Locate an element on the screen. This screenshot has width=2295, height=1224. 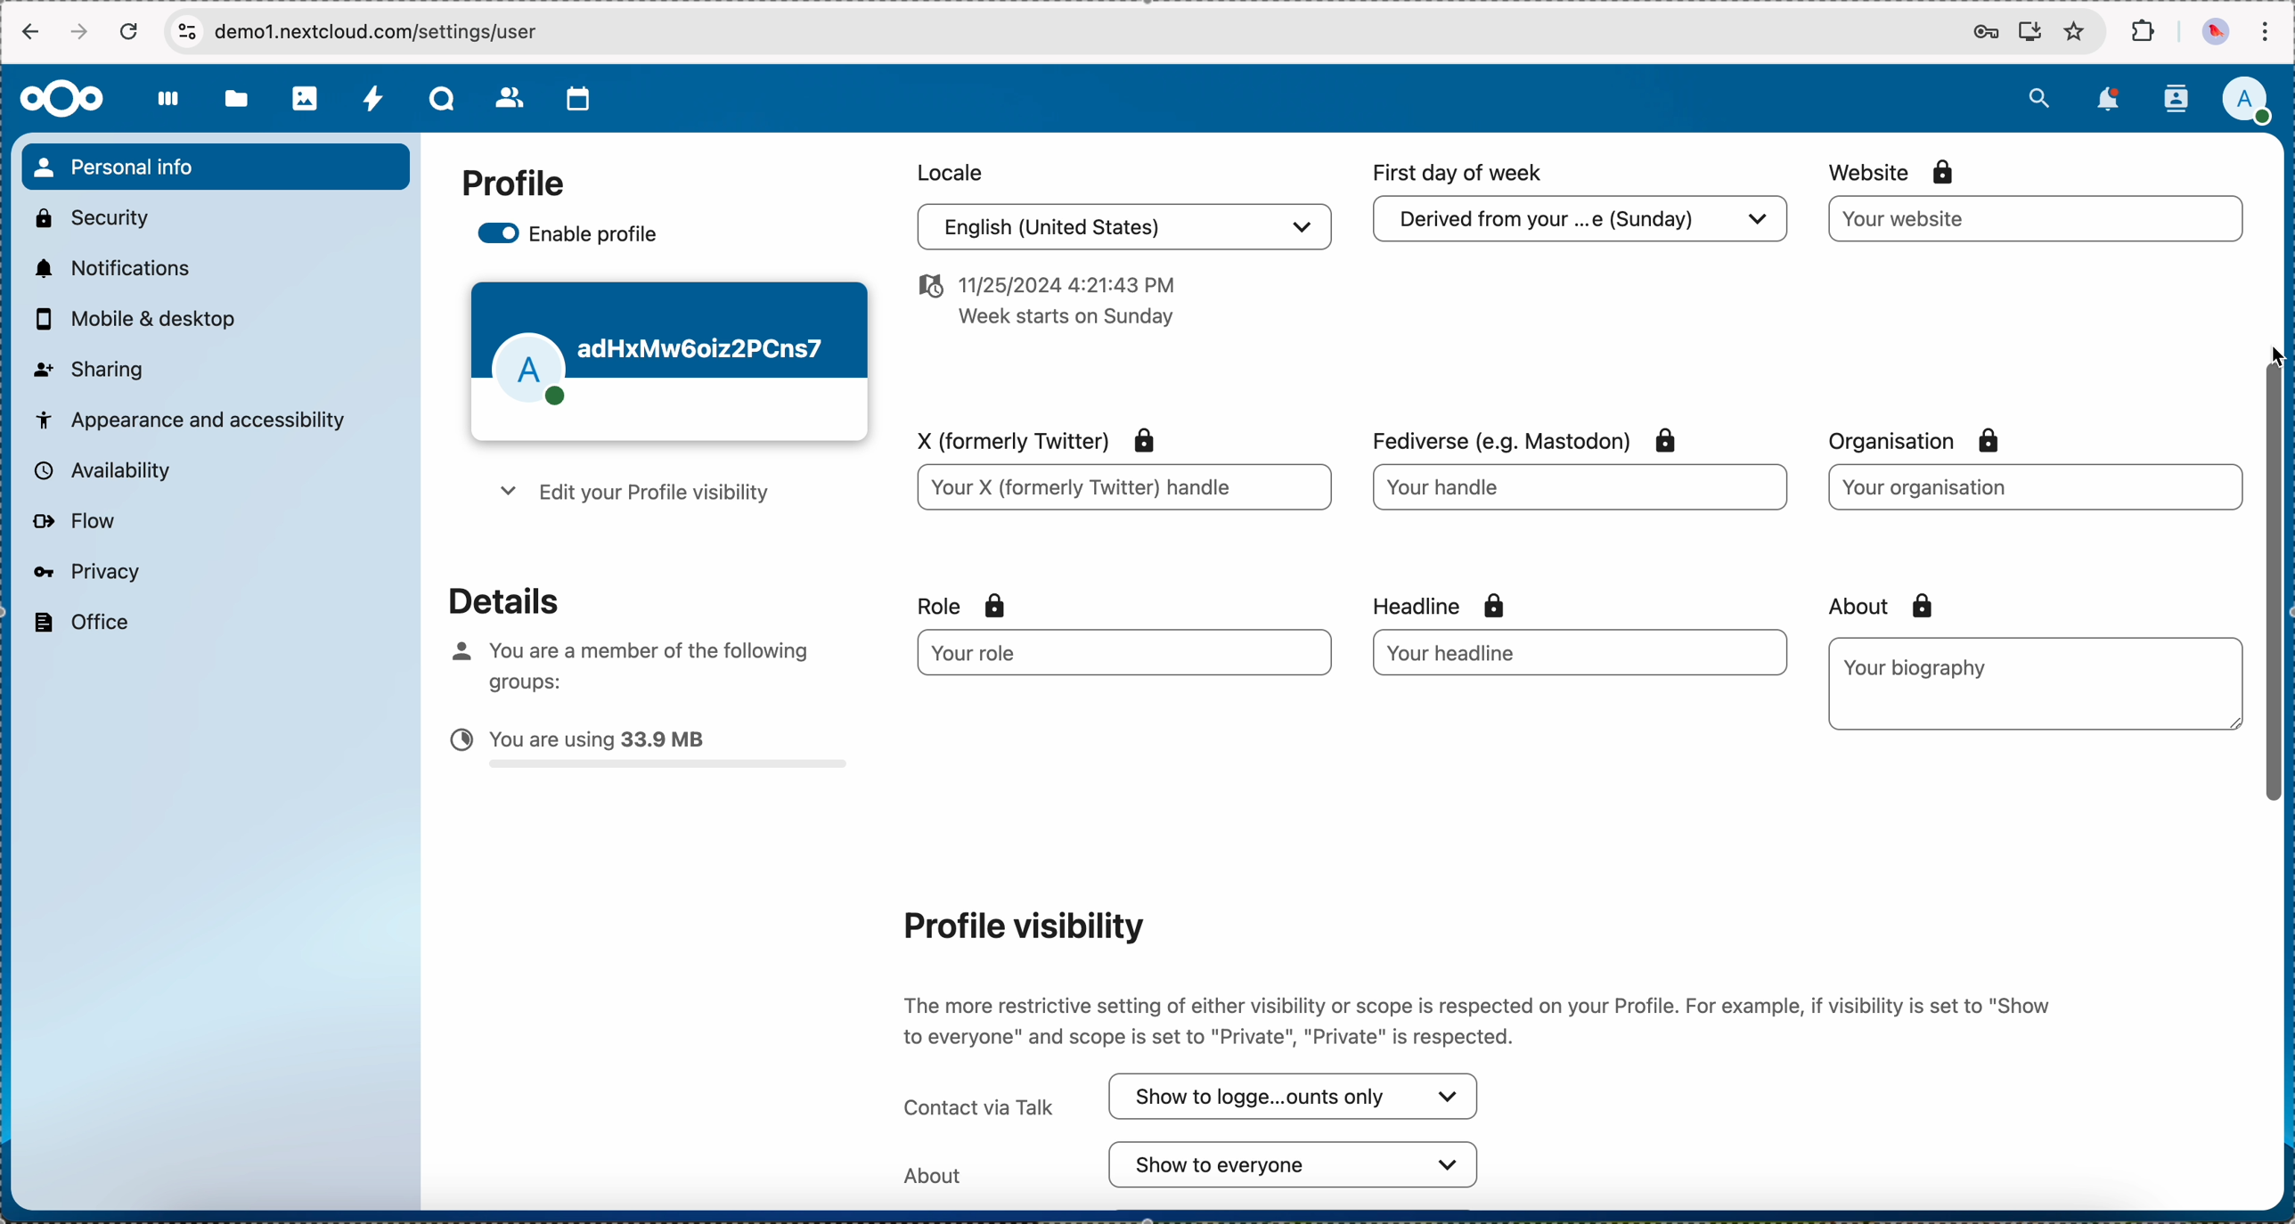
profile picture is located at coordinates (2213, 33).